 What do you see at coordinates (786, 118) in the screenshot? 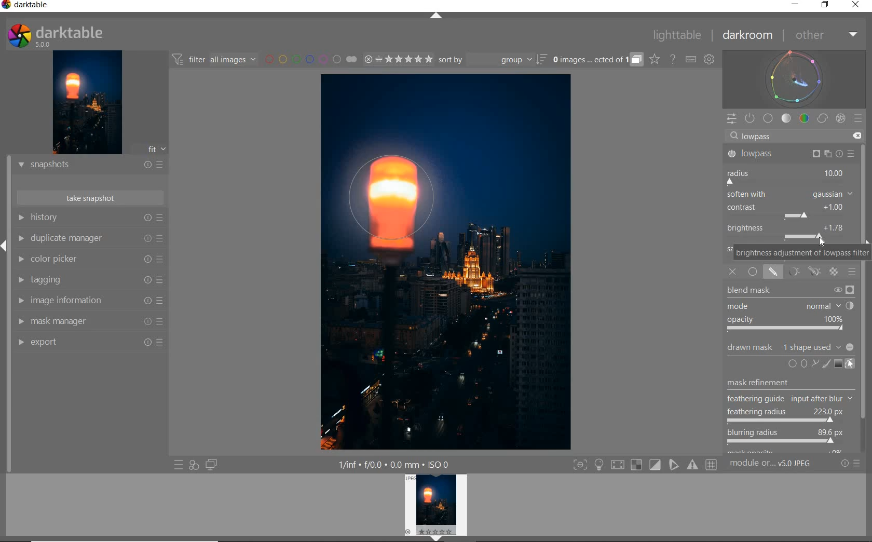
I see `TONE` at bounding box center [786, 118].